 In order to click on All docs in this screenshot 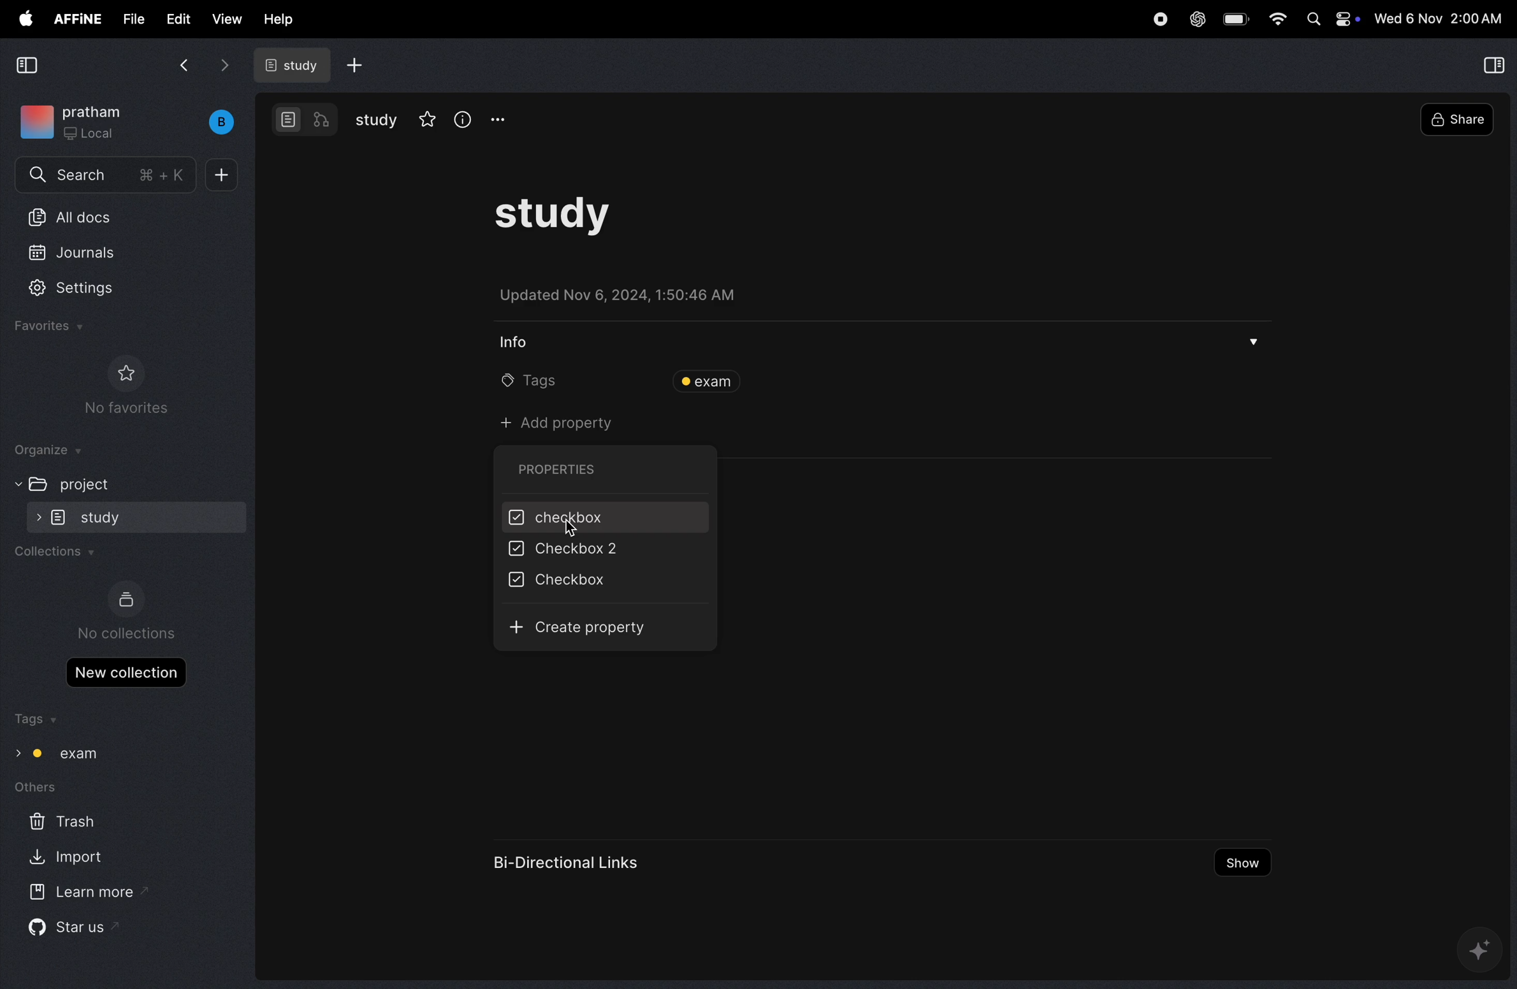, I will do `click(87, 217)`.